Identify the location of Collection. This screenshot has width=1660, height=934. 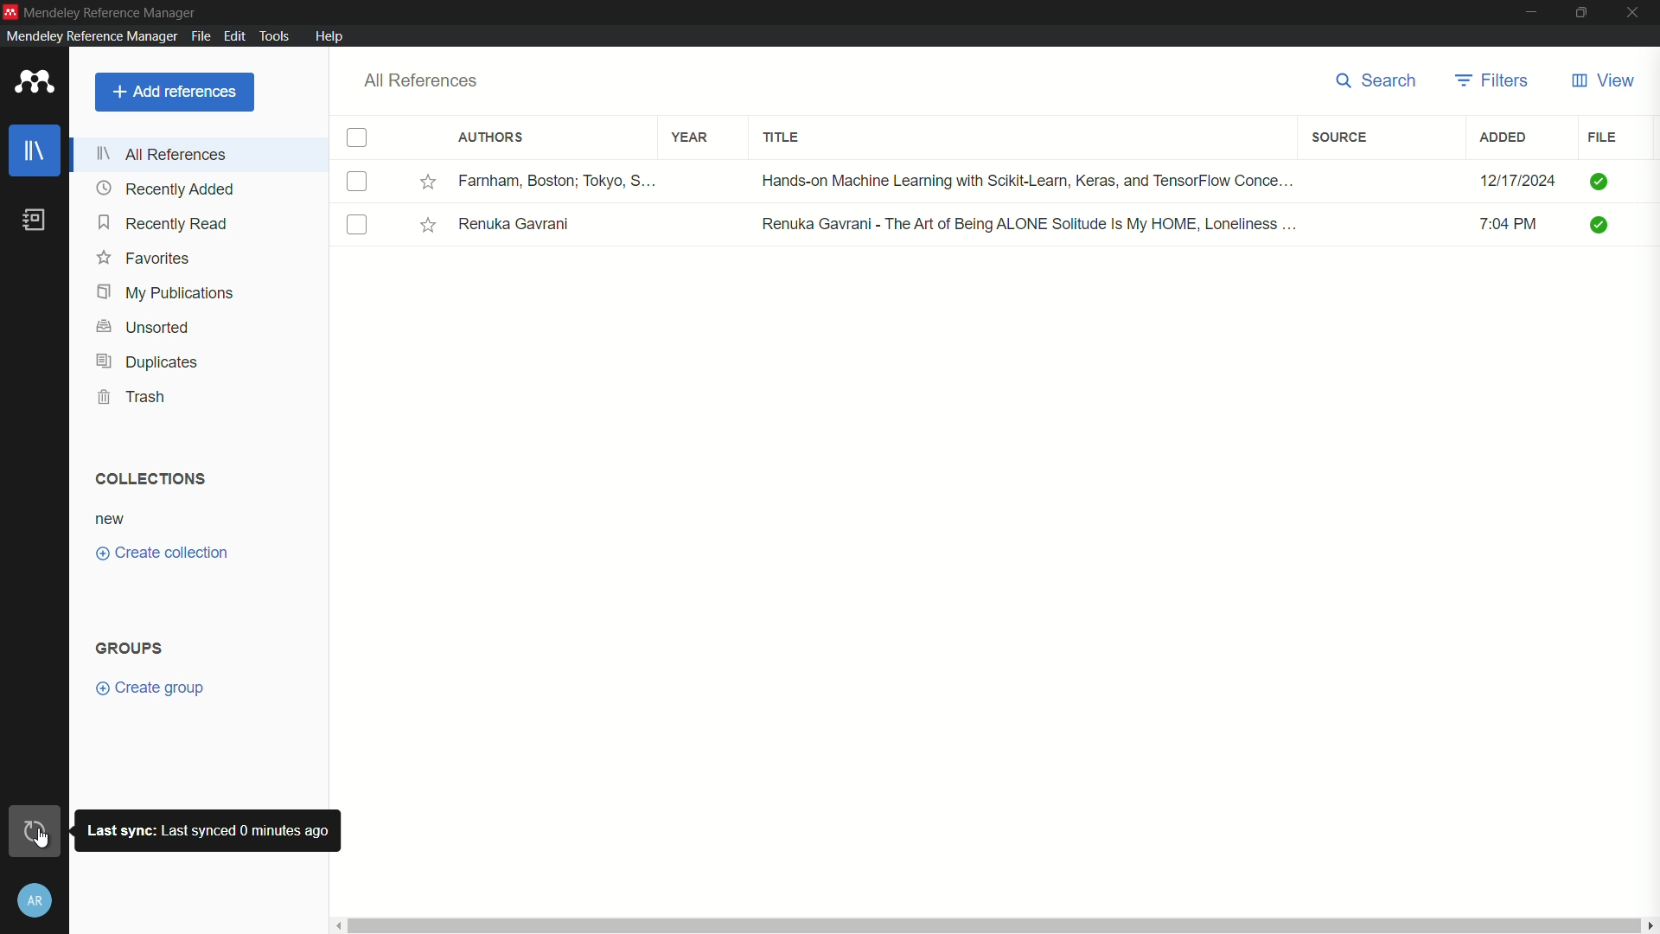
(112, 520).